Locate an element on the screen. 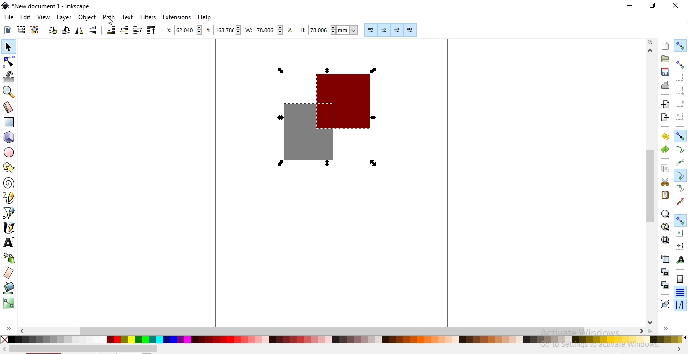 This screenshot has height=354, width=688. layer is located at coordinates (64, 18).